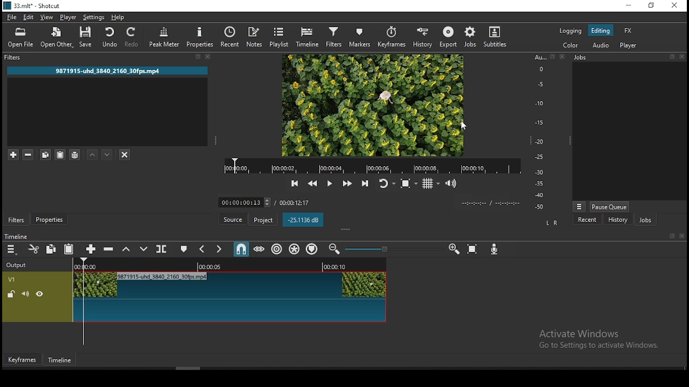 The height and width of the screenshot is (387, 689). What do you see at coordinates (60, 359) in the screenshot?
I see `timeline` at bounding box center [60, 359].